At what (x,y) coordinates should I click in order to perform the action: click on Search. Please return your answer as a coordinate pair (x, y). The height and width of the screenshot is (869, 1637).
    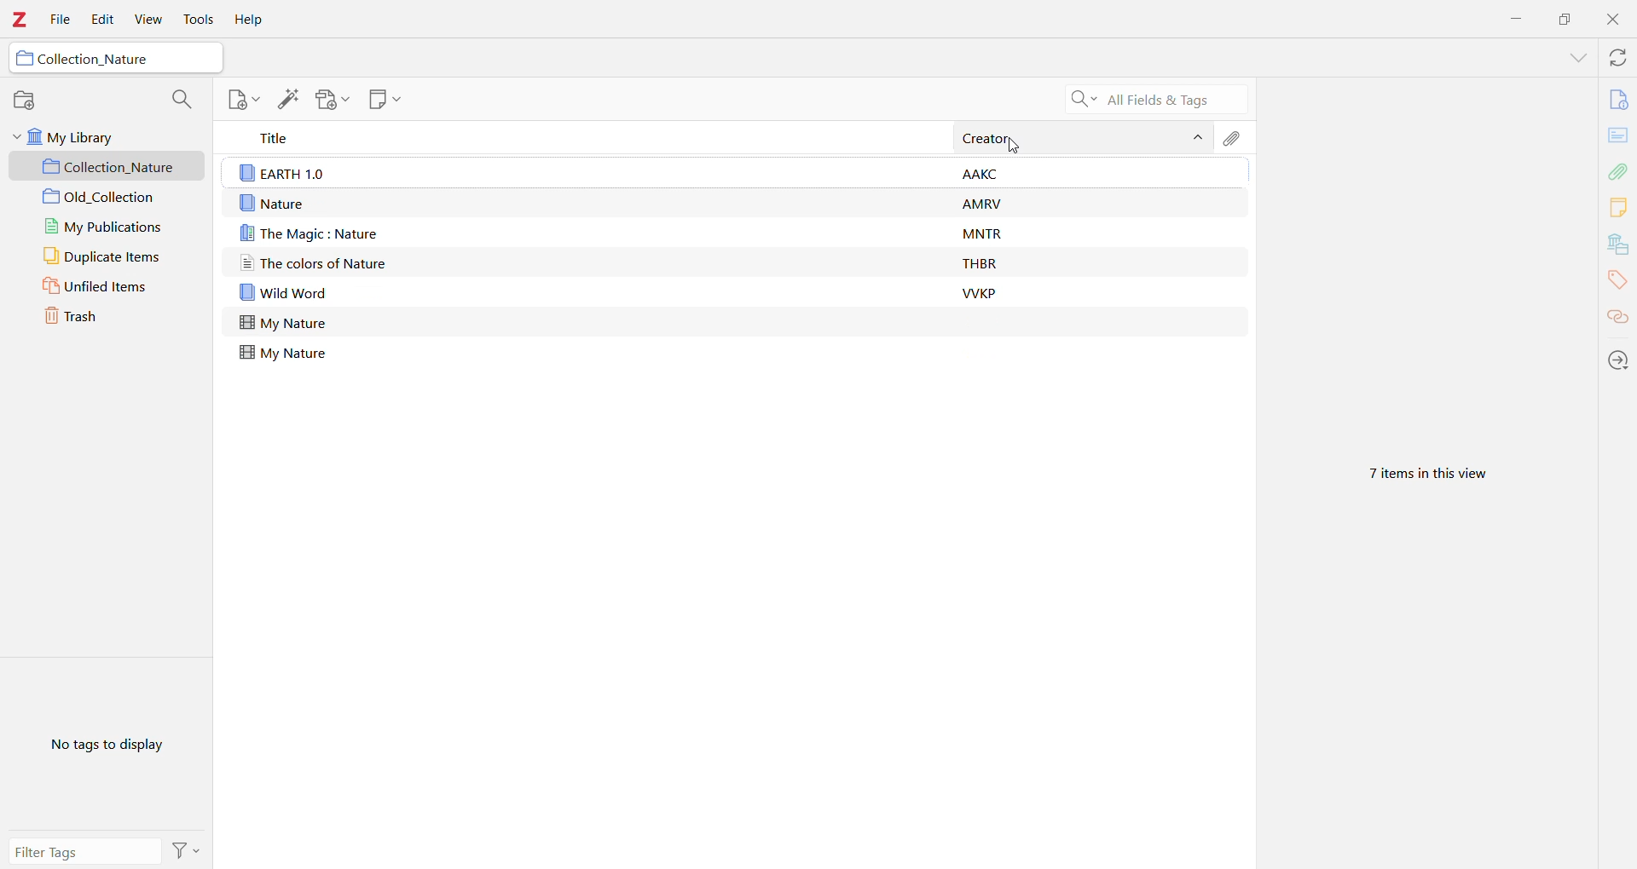
    Looking at the image, I should click on (1150, 99).